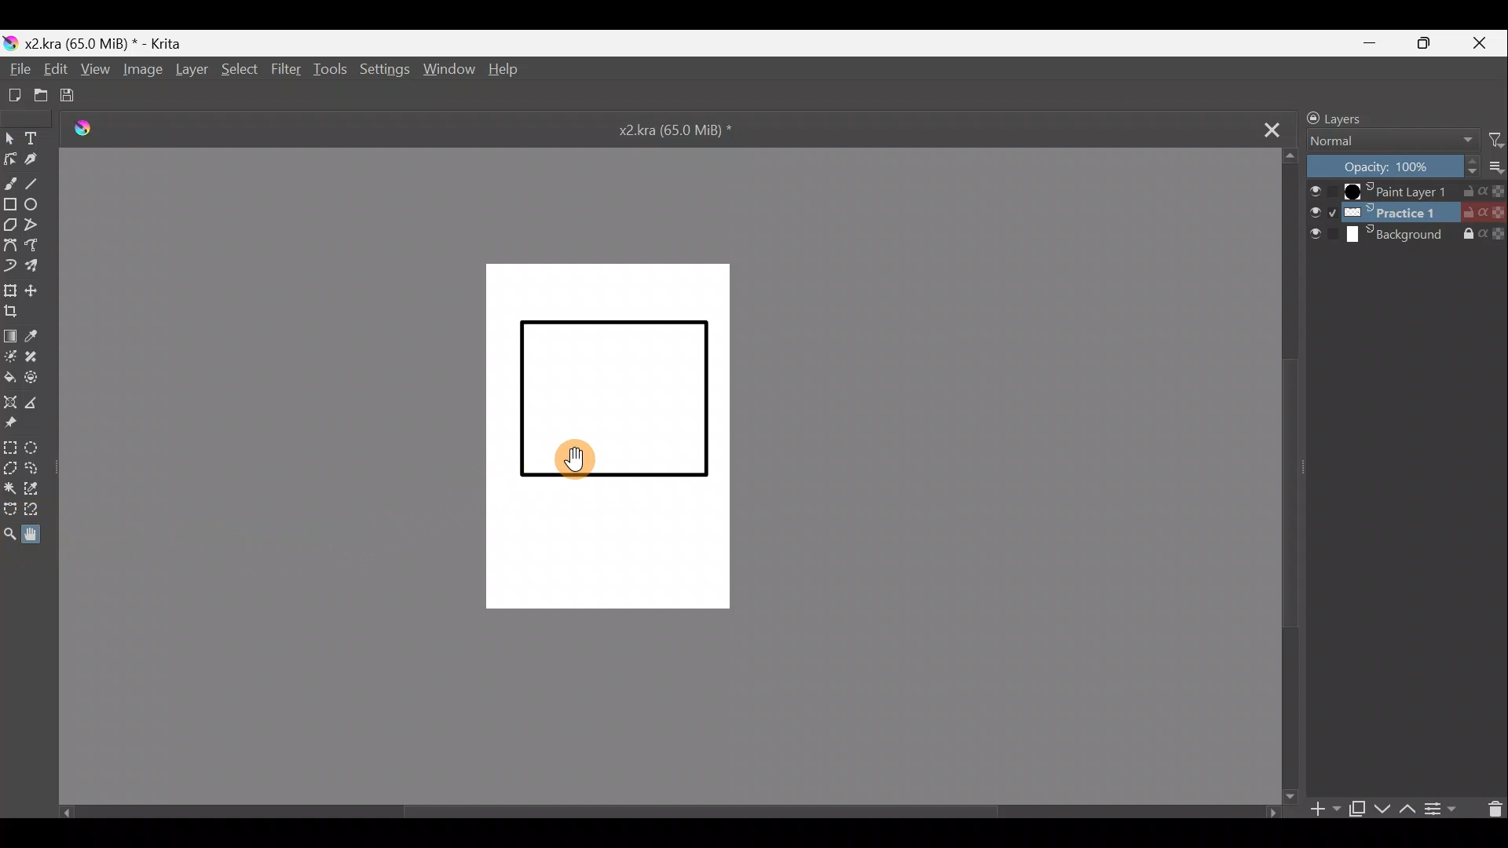 Image resolution: width=1508 pixels, height=848 pixels. What do you see at coordinates (1309, 117) in the screenshot?
I see `Lock/unlock docker` at bounding box center [1309, 117].